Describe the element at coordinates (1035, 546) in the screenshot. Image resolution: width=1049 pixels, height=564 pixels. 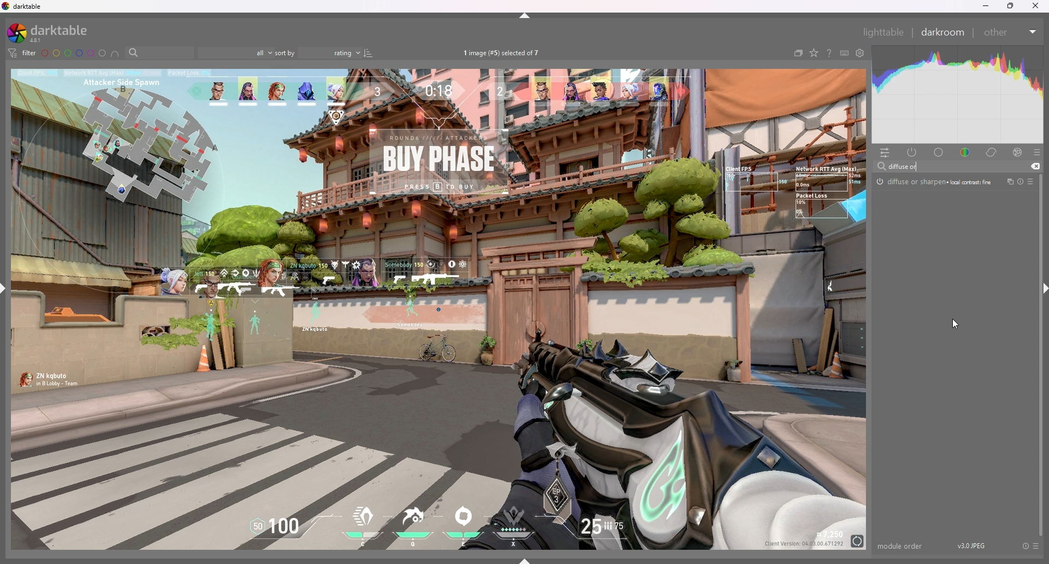
I see `presets` at that location.